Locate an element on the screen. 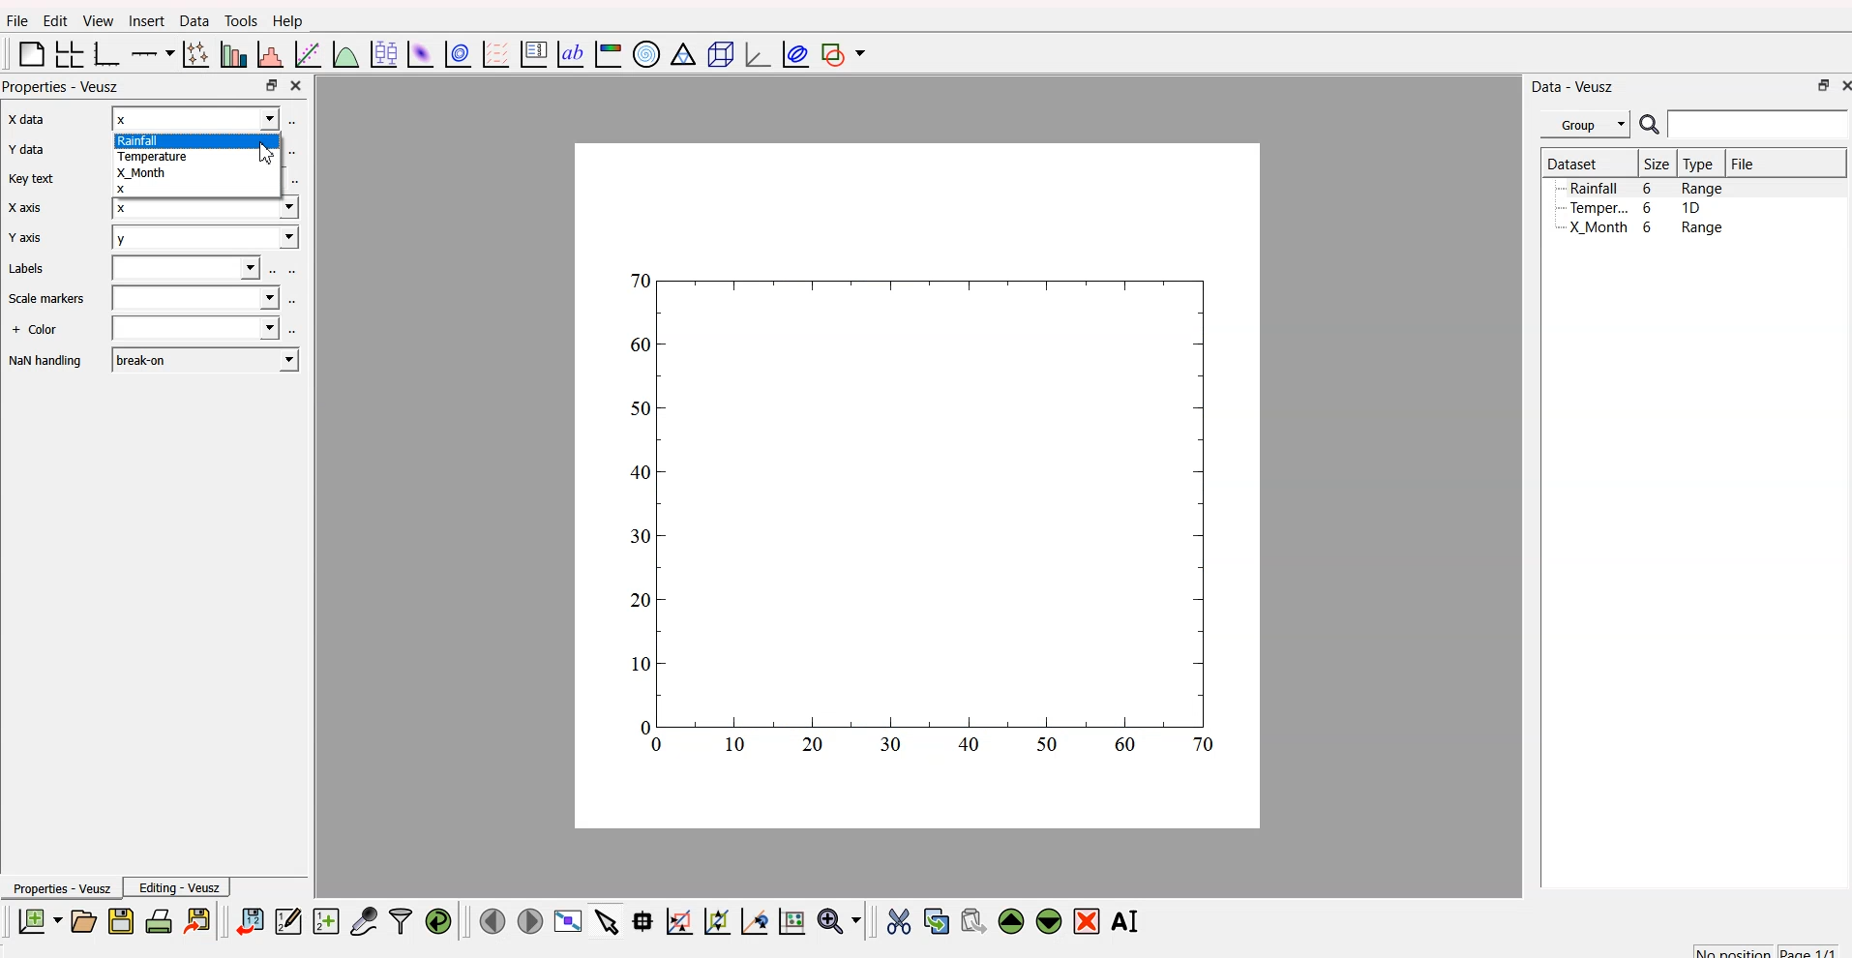  zoom menu is located at coordinates (840, 919).